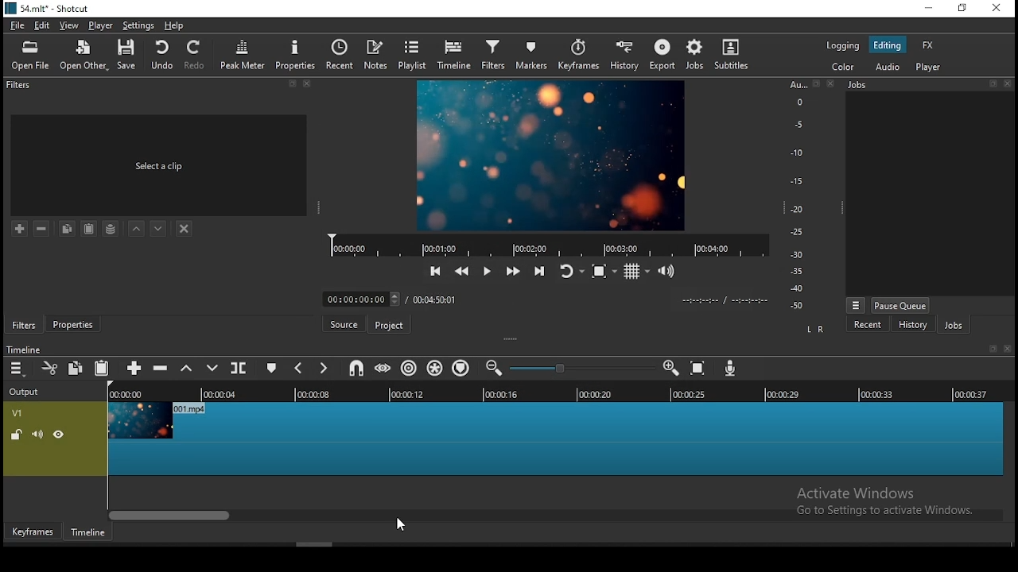  Describe the element at coordinates (135, 369) in the screenshot. I see `append` at that location.